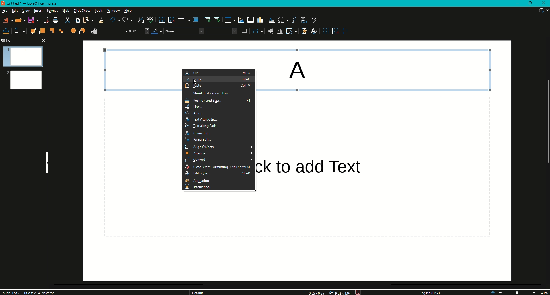 The image size is (550, 295). Describe the element at coordinates (219, 140) in the screenshot. I see `Paragraph` at that location.